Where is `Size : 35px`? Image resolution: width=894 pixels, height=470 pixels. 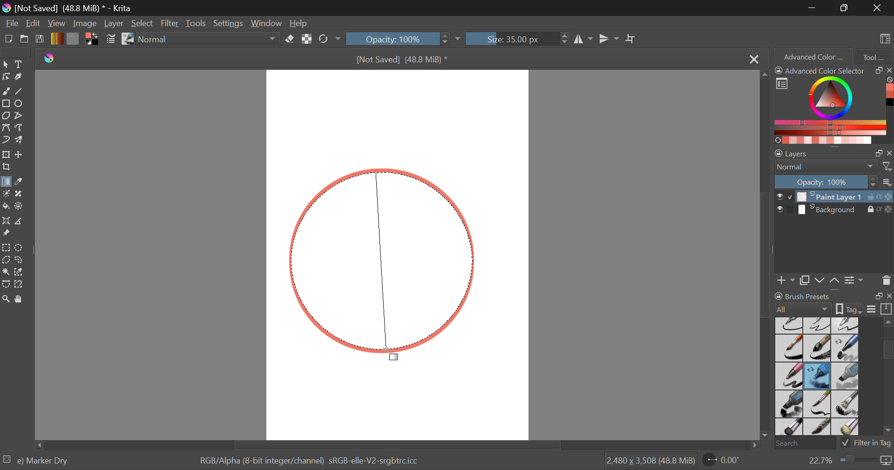 Size : 35px is located at coordinates (517, 39).